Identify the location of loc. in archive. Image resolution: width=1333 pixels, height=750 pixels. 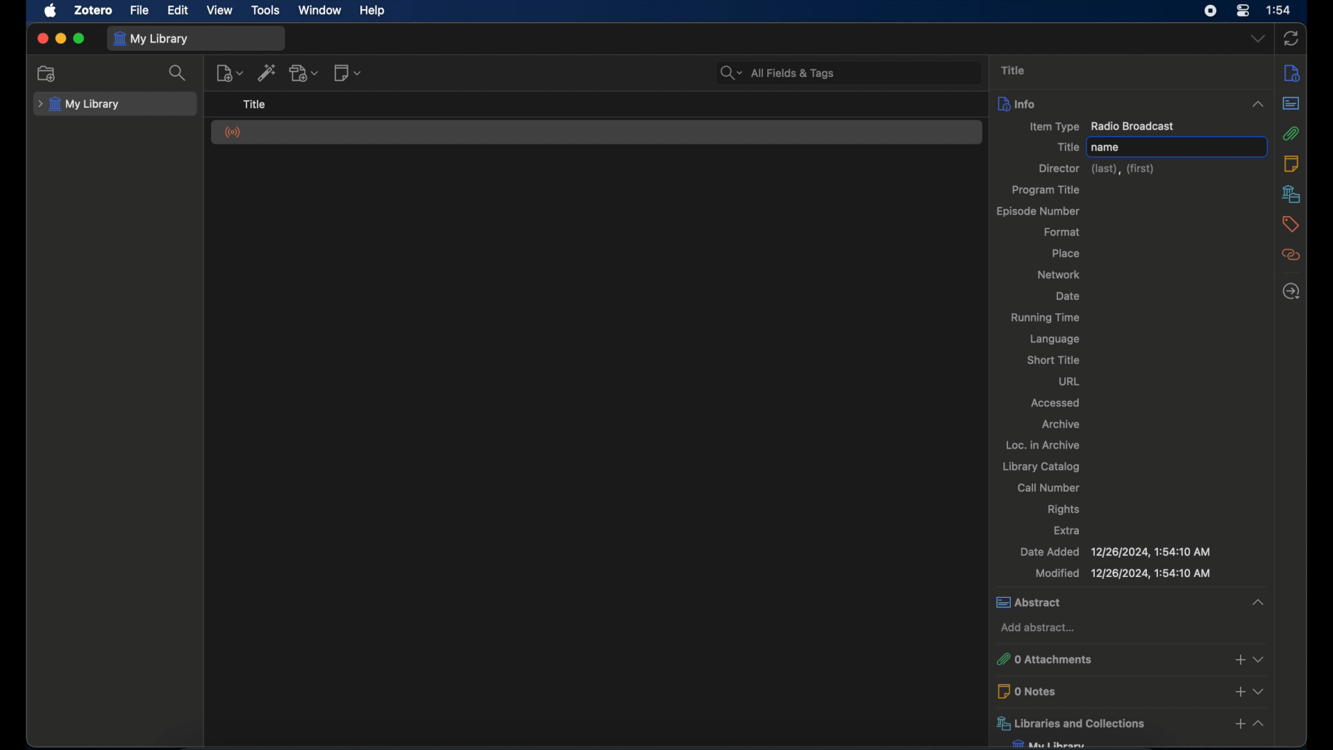
(1045, 444).